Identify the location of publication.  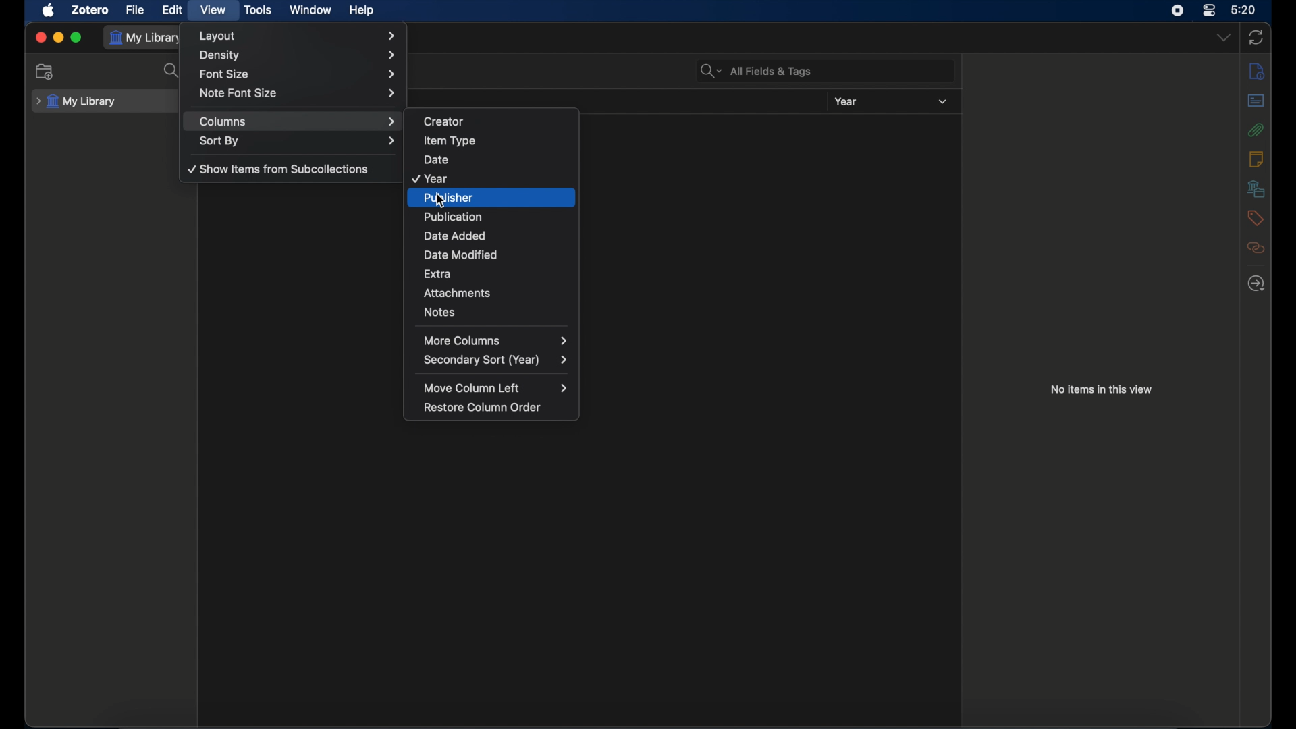
(498, 216).